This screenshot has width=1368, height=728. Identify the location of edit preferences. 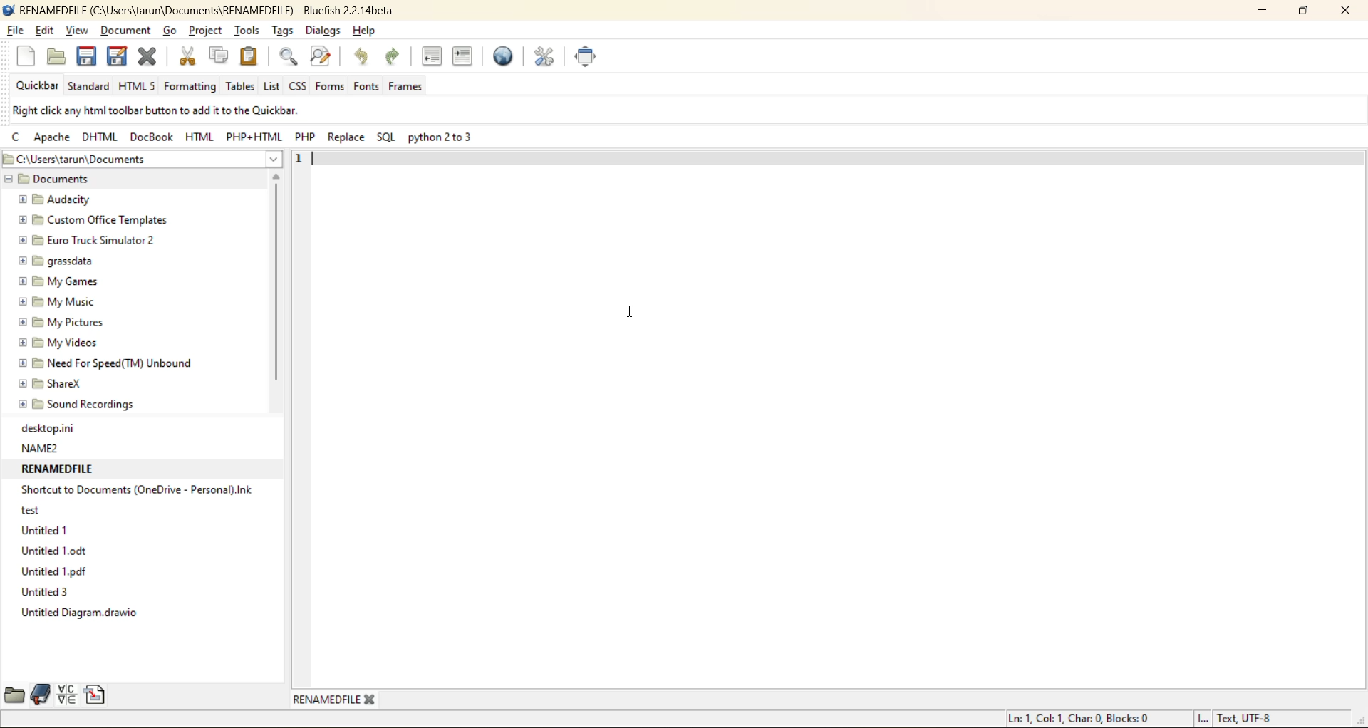
(543, 56).